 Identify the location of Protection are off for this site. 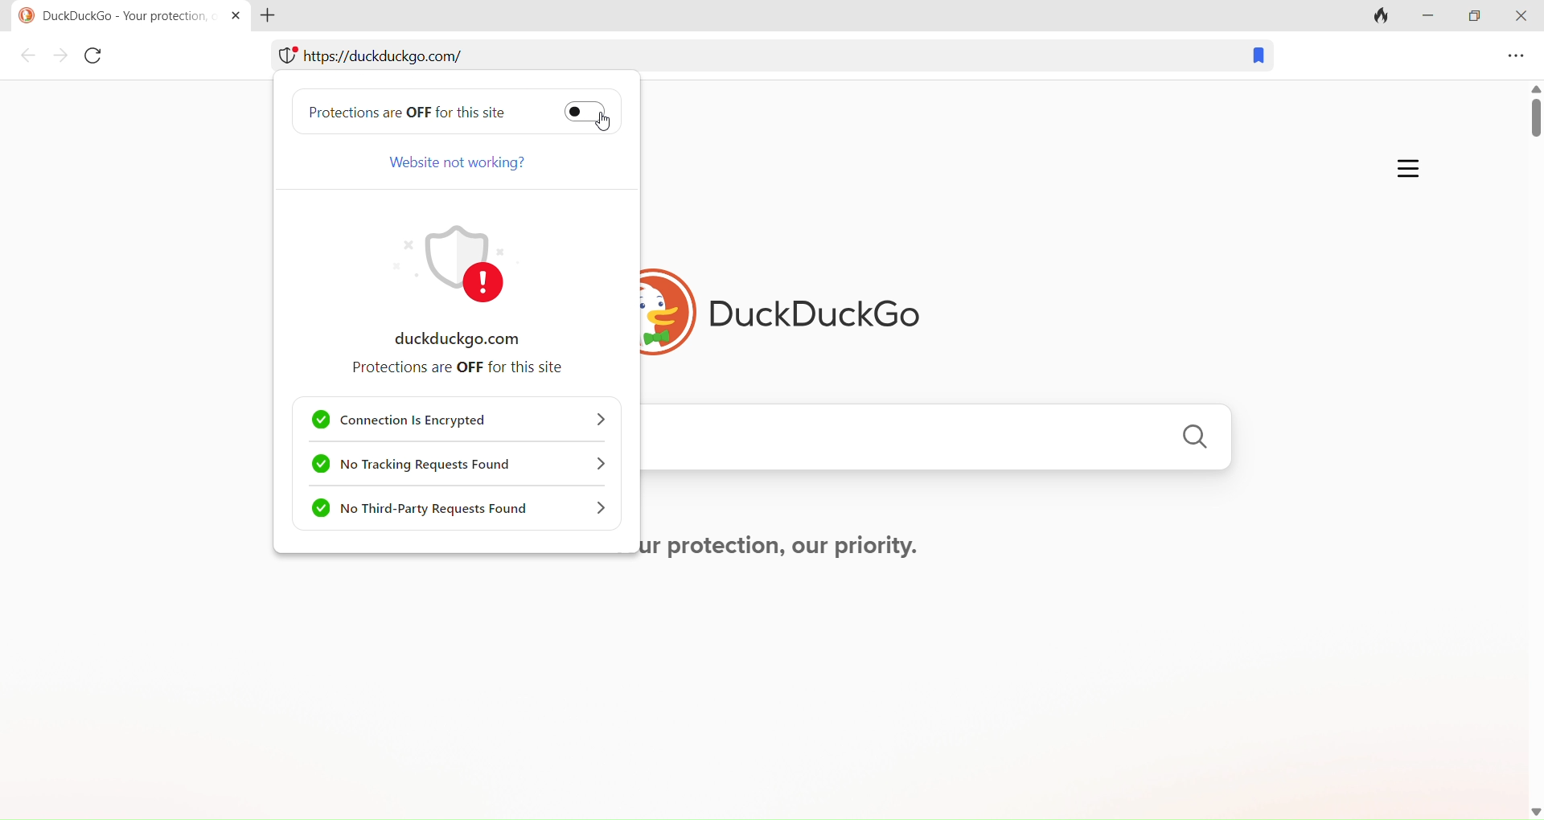
(463, 116).